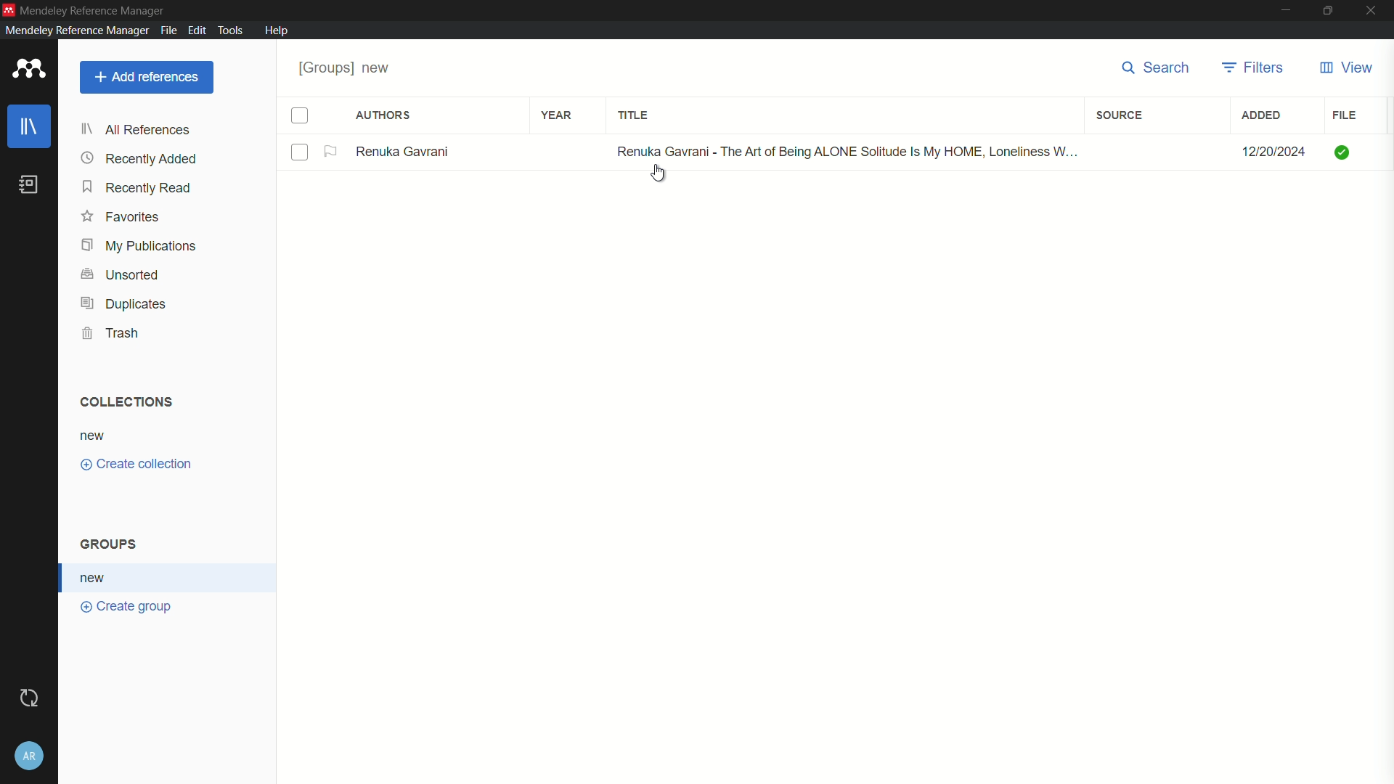 Image resolution: width=1394 pixels, height=784 pixels. I want to click on Renuka Gaurani, so click(408, 152).